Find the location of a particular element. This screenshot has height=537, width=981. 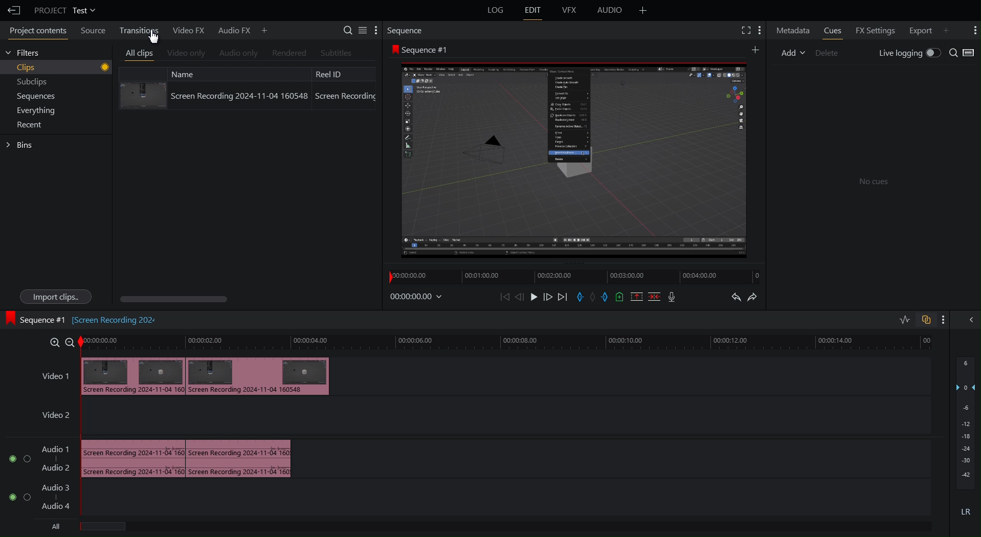

Project Test is located at coordinates (64, 10).